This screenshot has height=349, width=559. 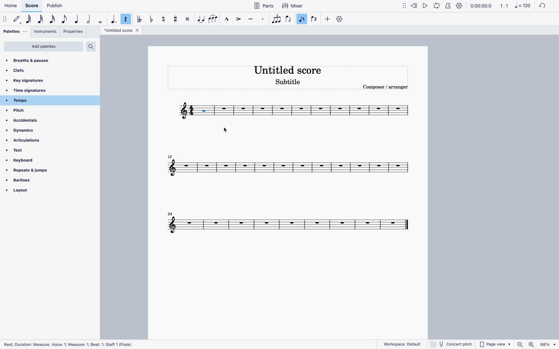 What do you see at coordinates (77, 19) in the screenshot?
I see `quarter note` at bounding box center [77, 19].